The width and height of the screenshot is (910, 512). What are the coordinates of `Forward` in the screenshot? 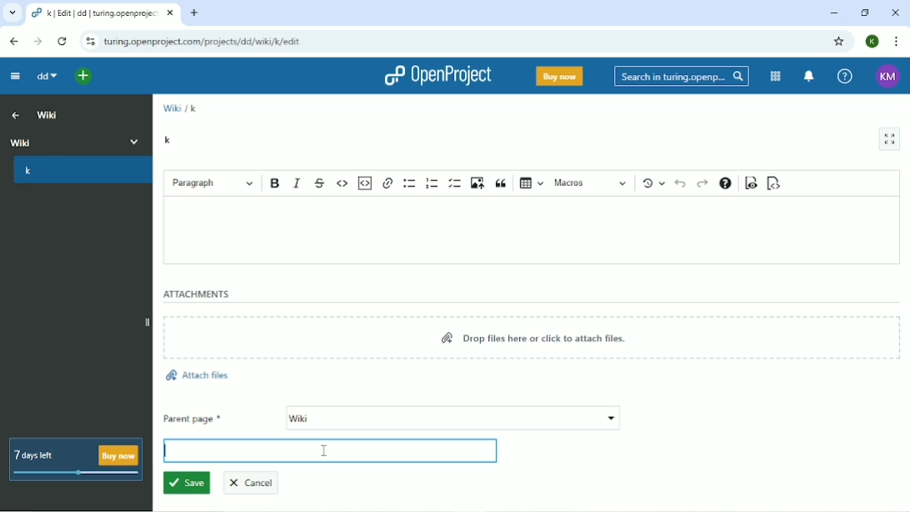 It's located at (38, 41).